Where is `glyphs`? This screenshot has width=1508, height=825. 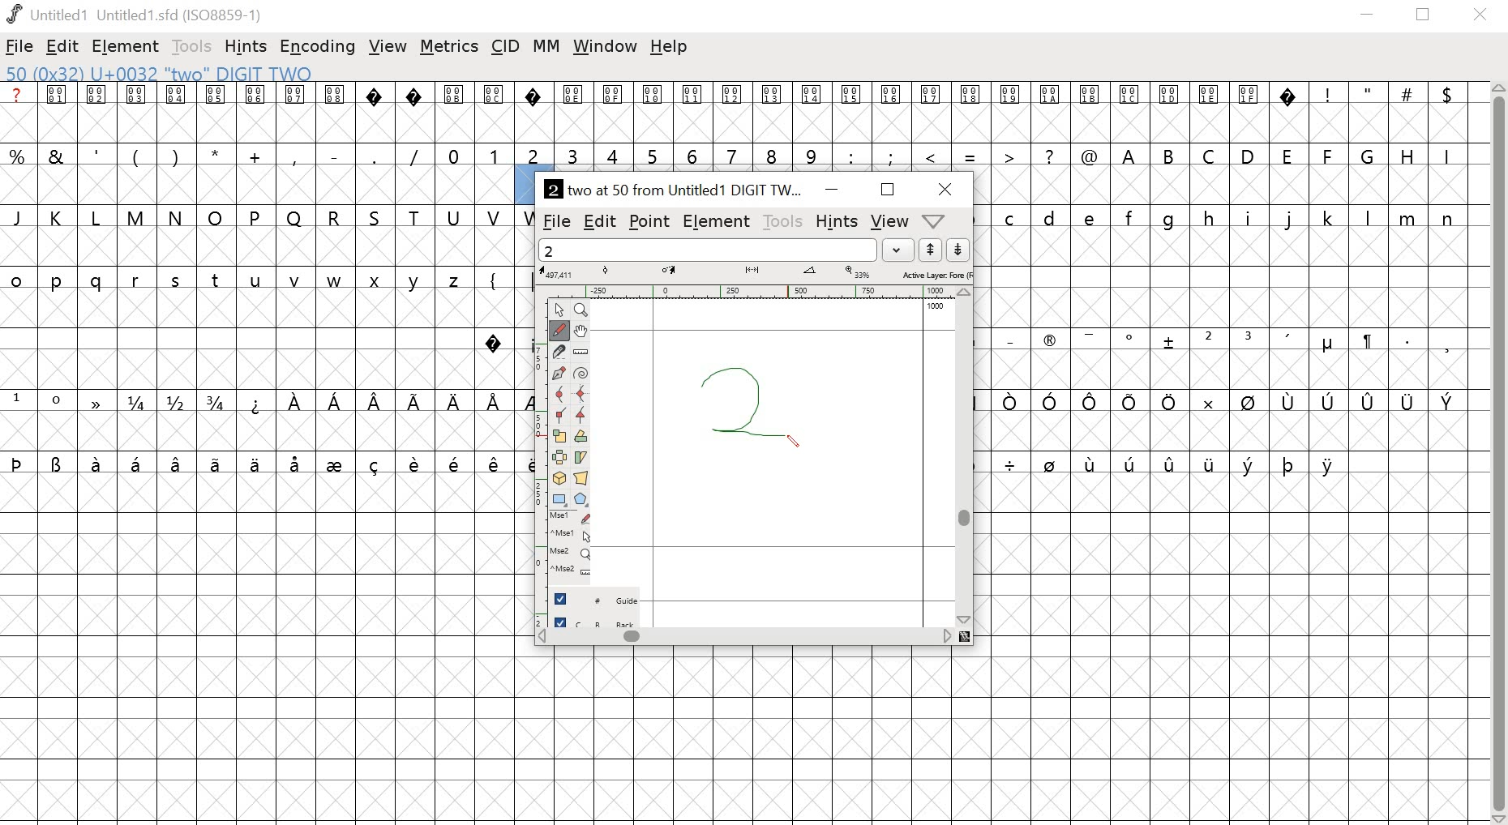
glyphs is located at coordinates (1234, 345).